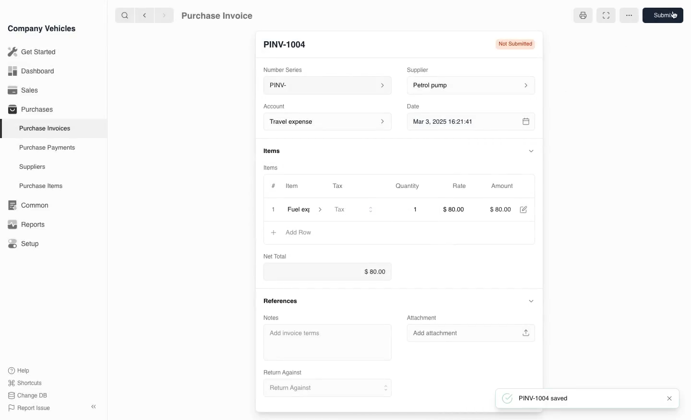  What do you see at coordinates (664, 16) in the screenshot?
I see `submit` at bounding box center [664, 16].